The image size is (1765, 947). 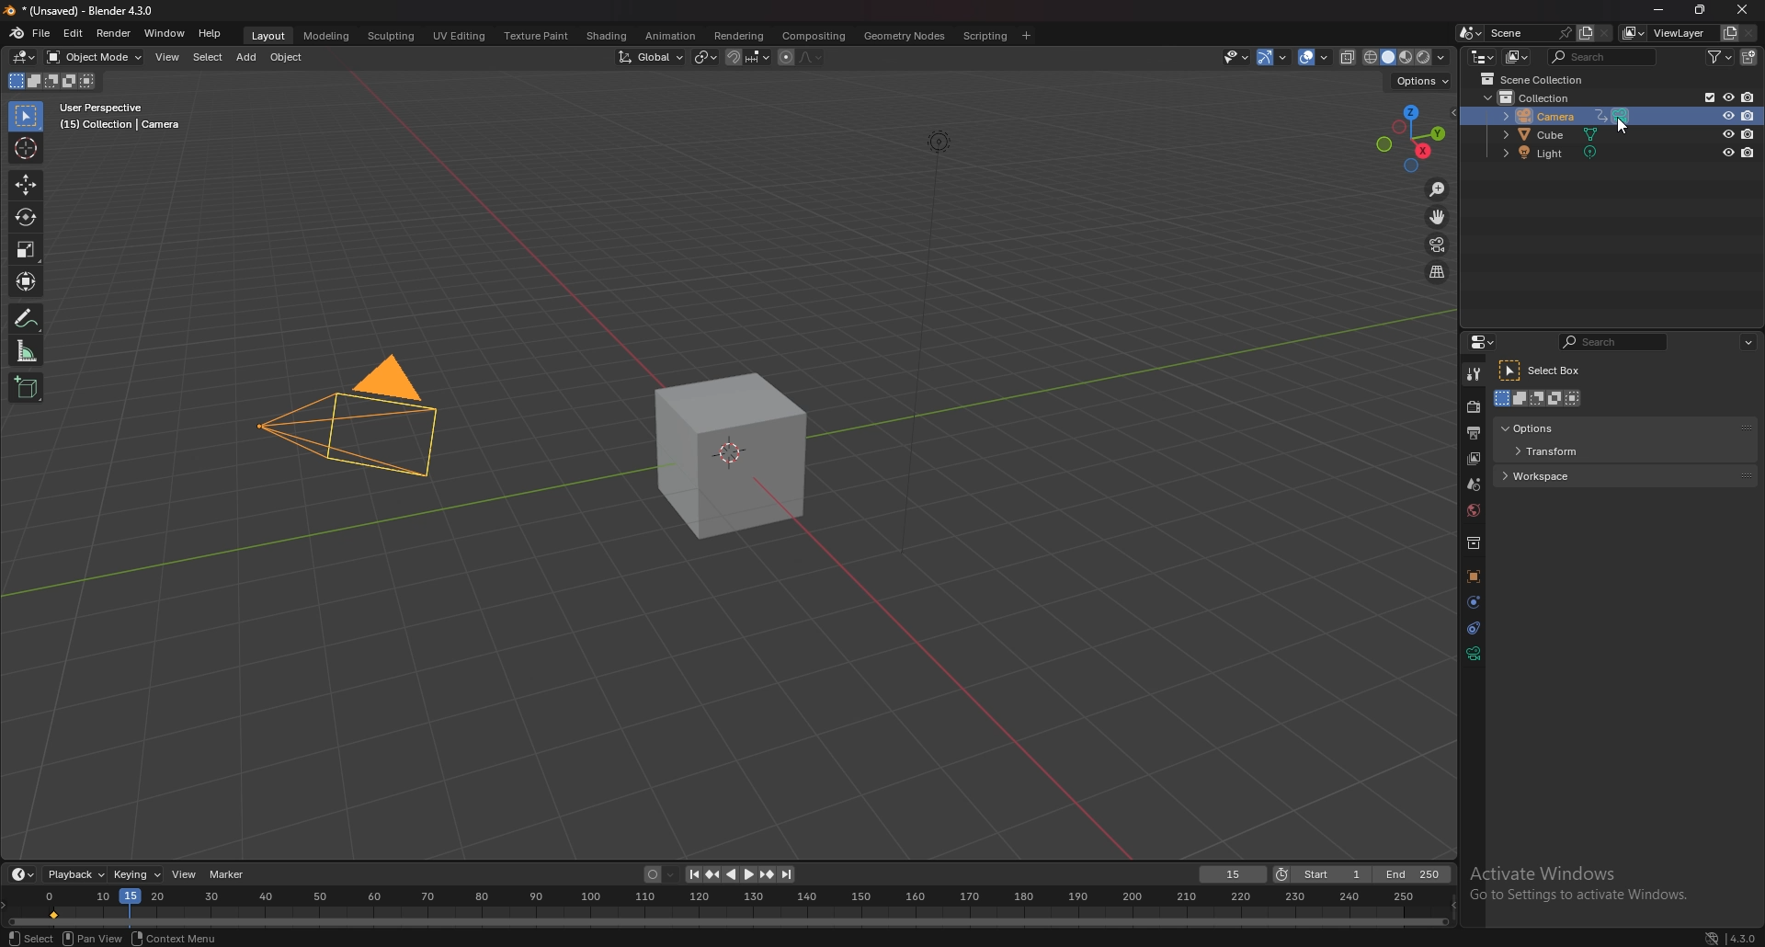 What do you see at coordinates (650, 57) in the screenshot?
I see `transform orientation` at bounding box center [650, 57].